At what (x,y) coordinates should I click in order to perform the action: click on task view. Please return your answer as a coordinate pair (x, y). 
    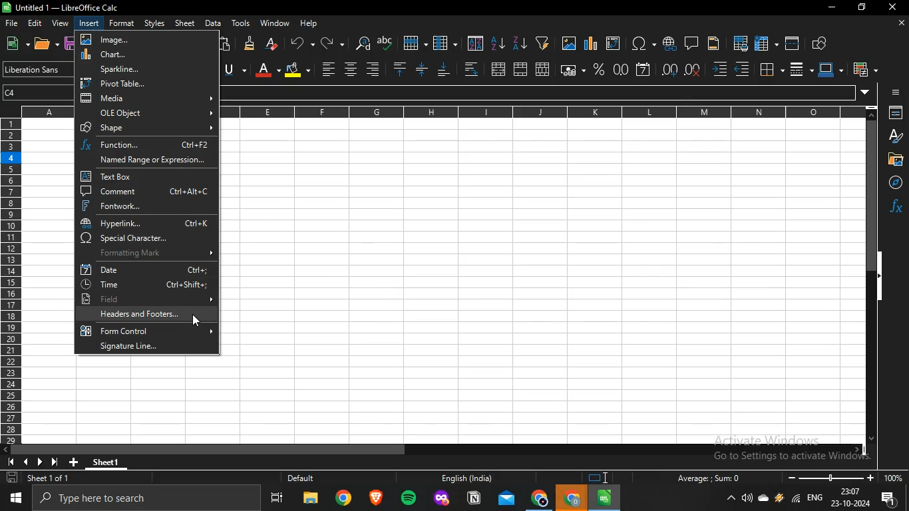
    Looking at the image, I should click on (277, 500).